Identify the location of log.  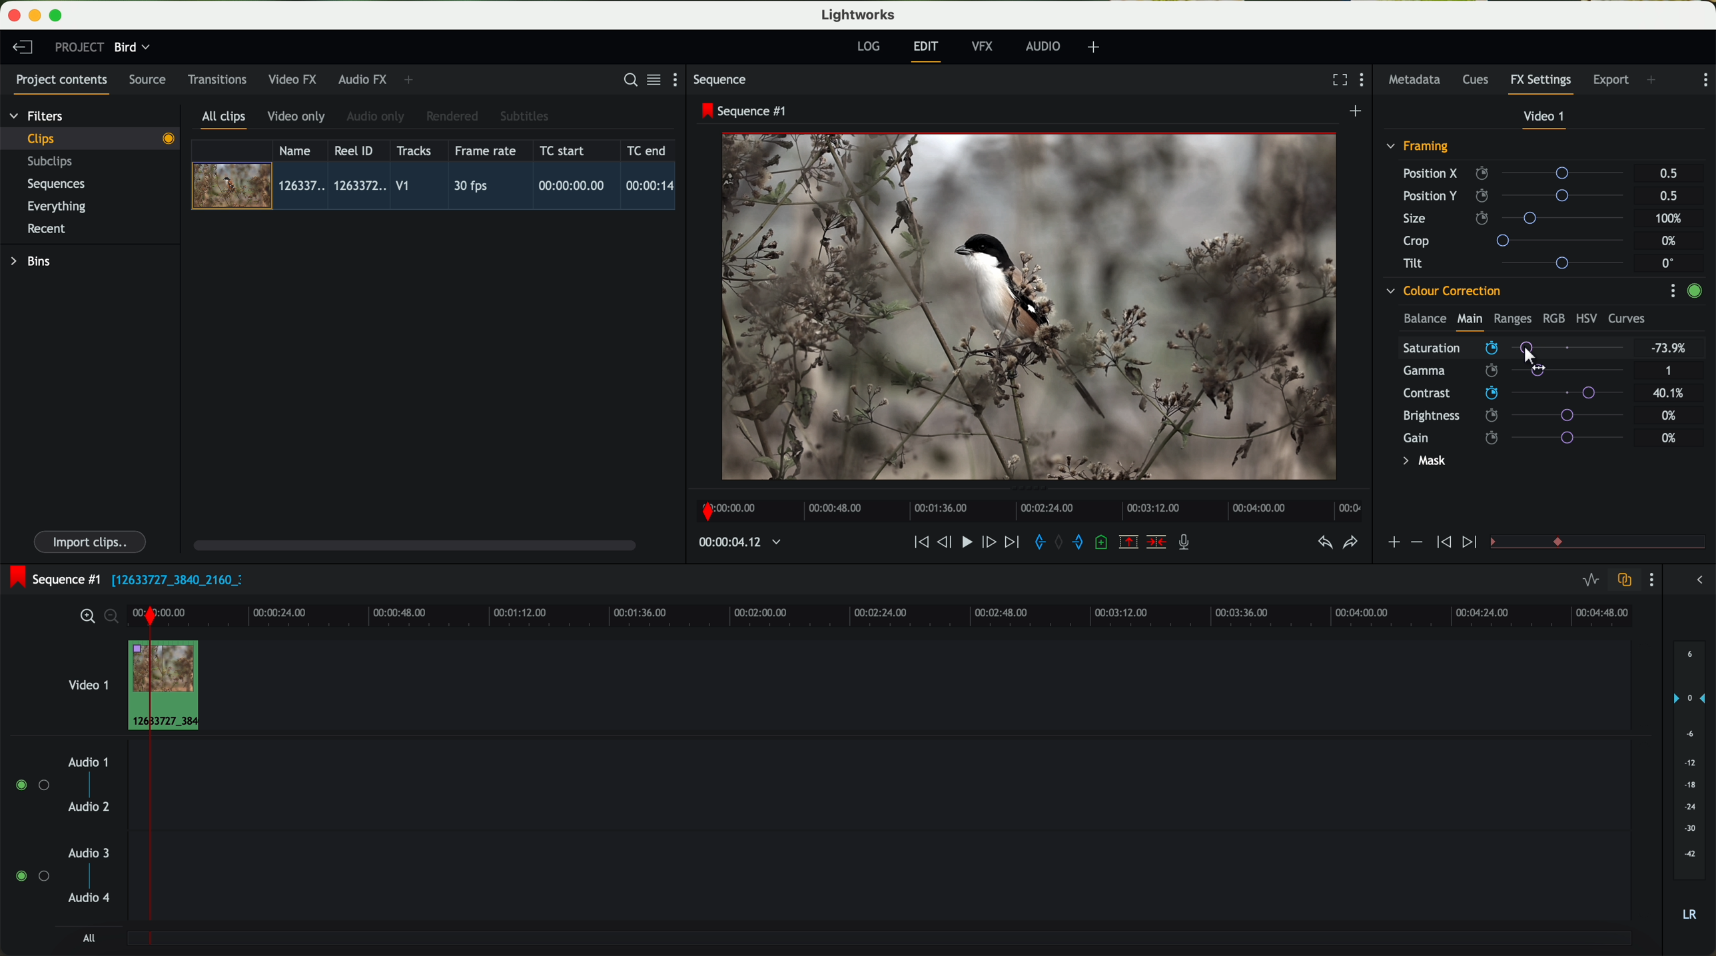
(868, 47).